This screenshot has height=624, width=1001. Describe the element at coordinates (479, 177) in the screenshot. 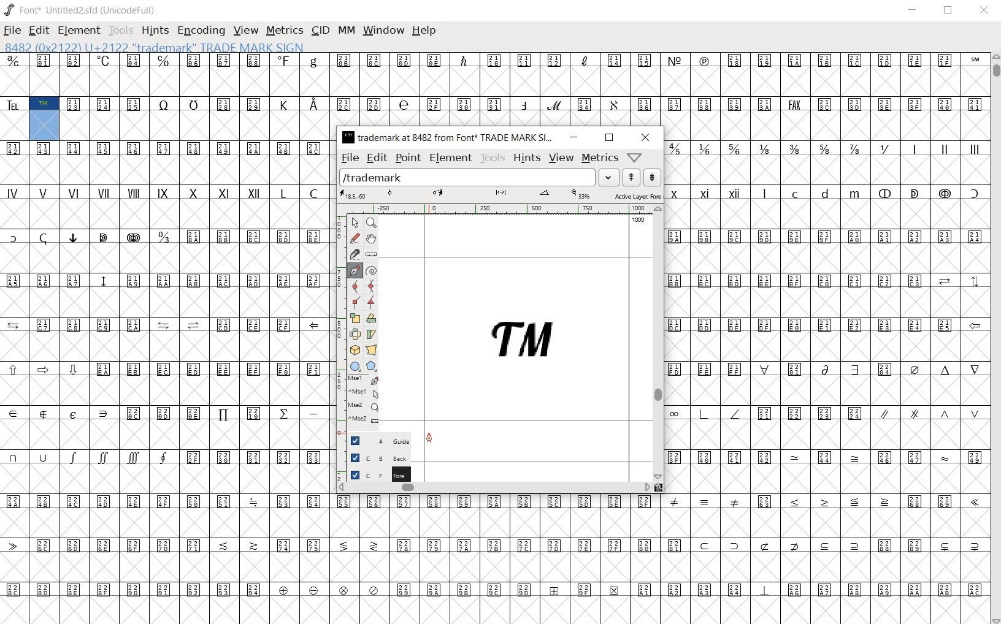

I see `load word list` at that location.